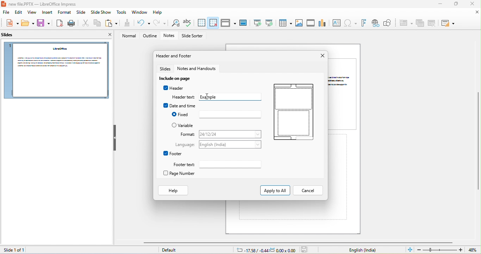  I want to click on new, so click(11, 23).